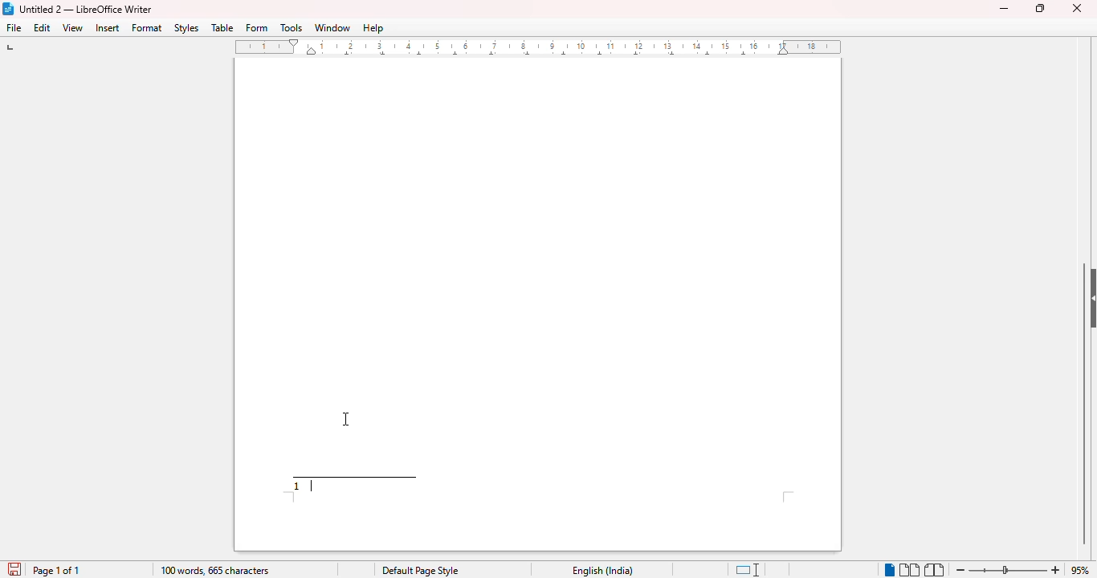  What do you see at coordinates (147, 27) in the screenshot?
I see `format` at bounding box center [147, 27].